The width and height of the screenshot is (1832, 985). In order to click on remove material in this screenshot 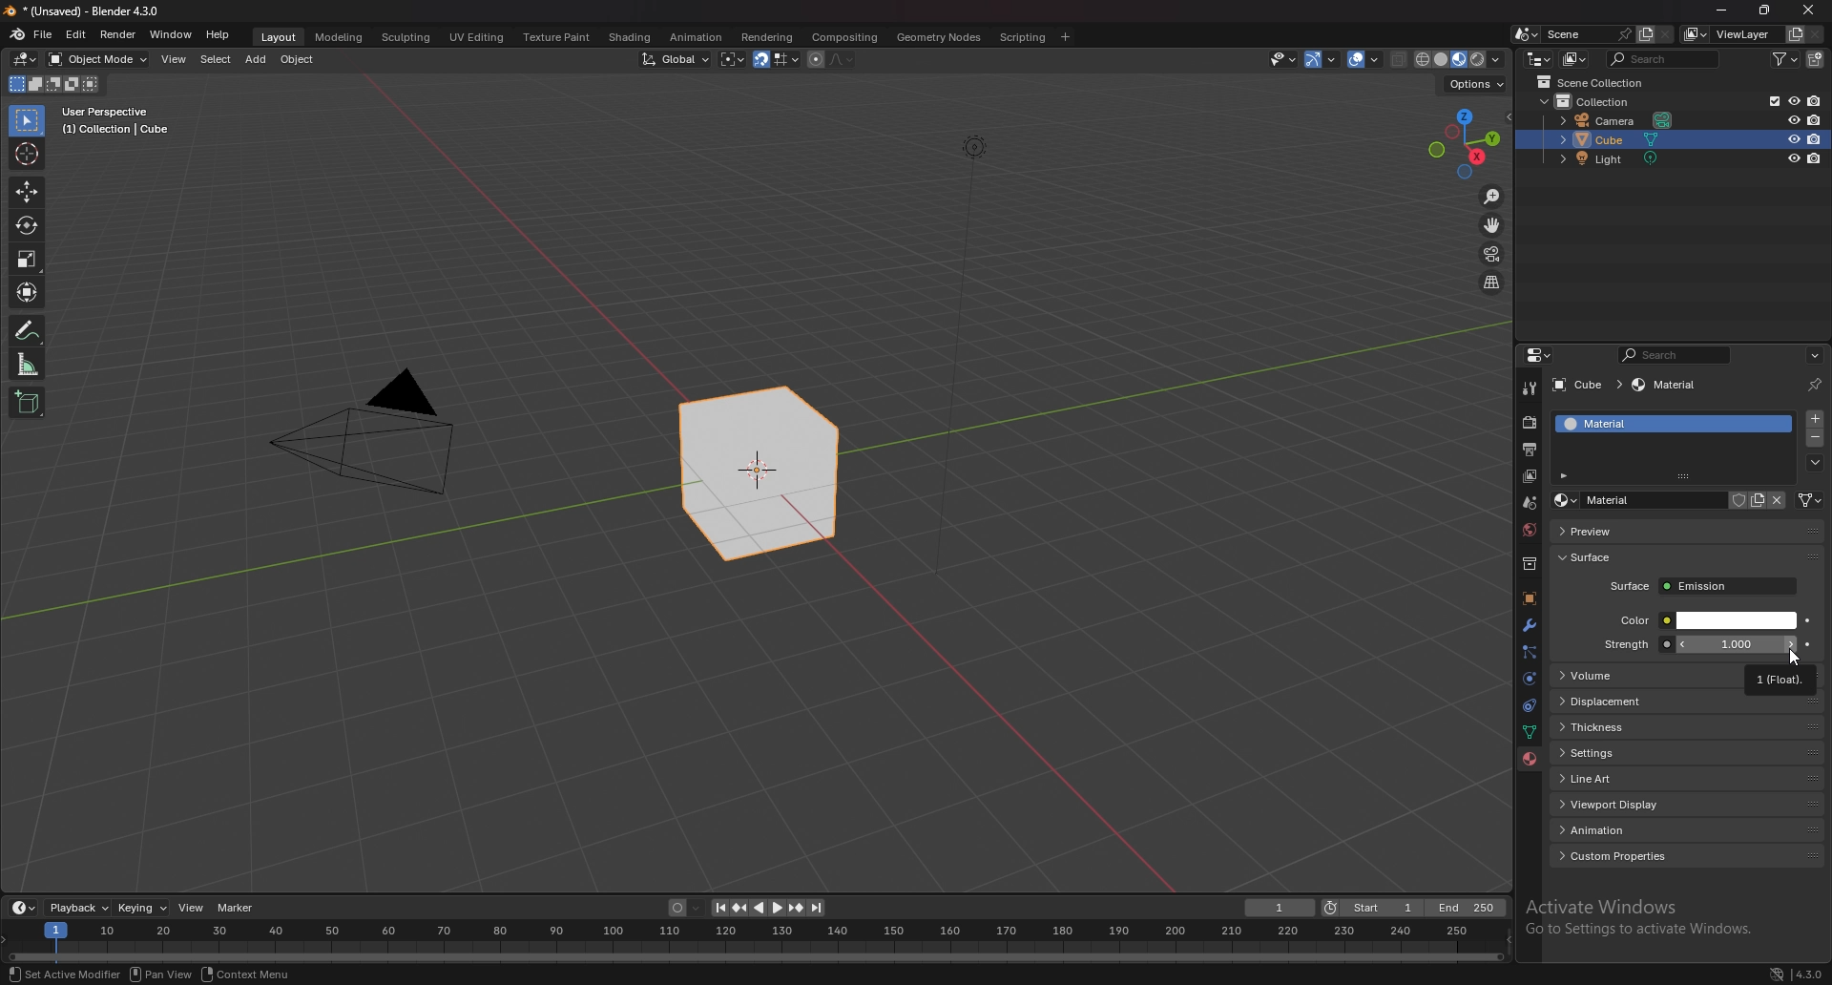, I will do `click(1817, 440)`.